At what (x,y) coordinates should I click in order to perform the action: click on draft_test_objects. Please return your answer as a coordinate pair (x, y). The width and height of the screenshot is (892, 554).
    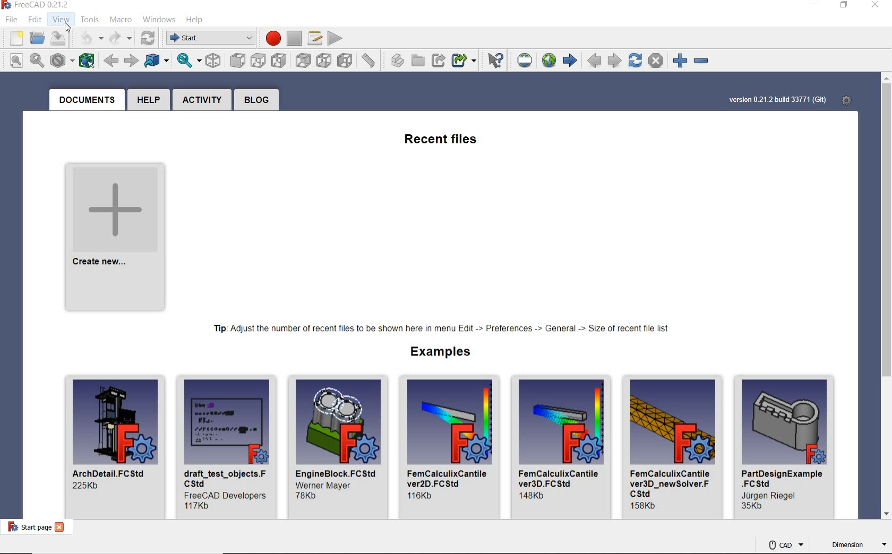
    Looking at the image, I should click on (227, 446).